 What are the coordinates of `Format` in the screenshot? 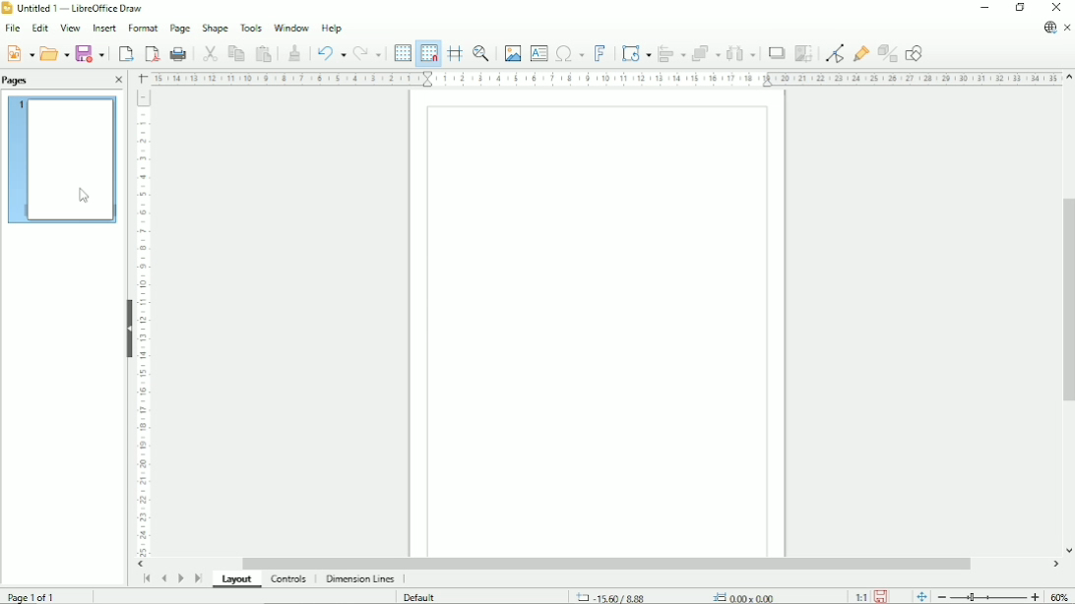 It's located at (142, 29).